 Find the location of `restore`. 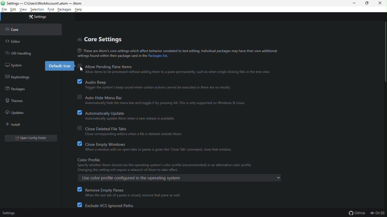

restore is located at coordinates (368, 3).